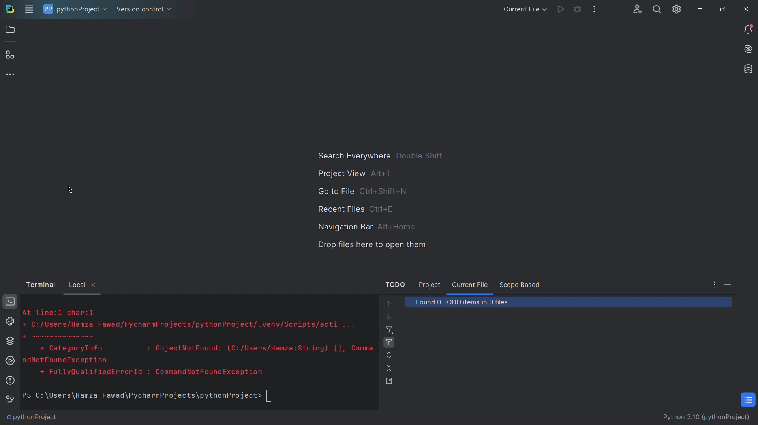 This screenshot has width=758, height=425. I want to click on pythonProject, so click(75, 9).